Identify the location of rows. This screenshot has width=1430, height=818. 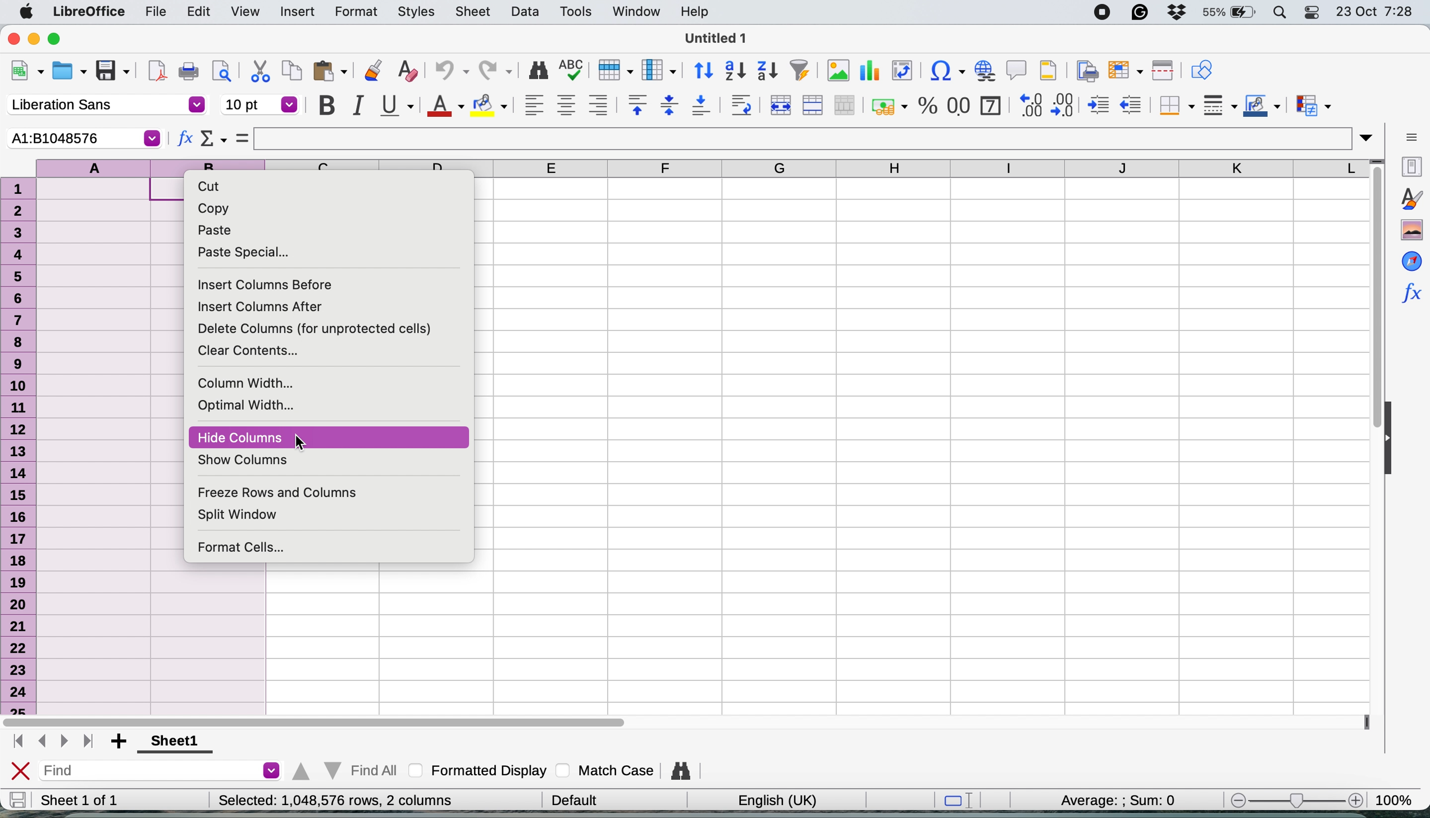
(19, 442).